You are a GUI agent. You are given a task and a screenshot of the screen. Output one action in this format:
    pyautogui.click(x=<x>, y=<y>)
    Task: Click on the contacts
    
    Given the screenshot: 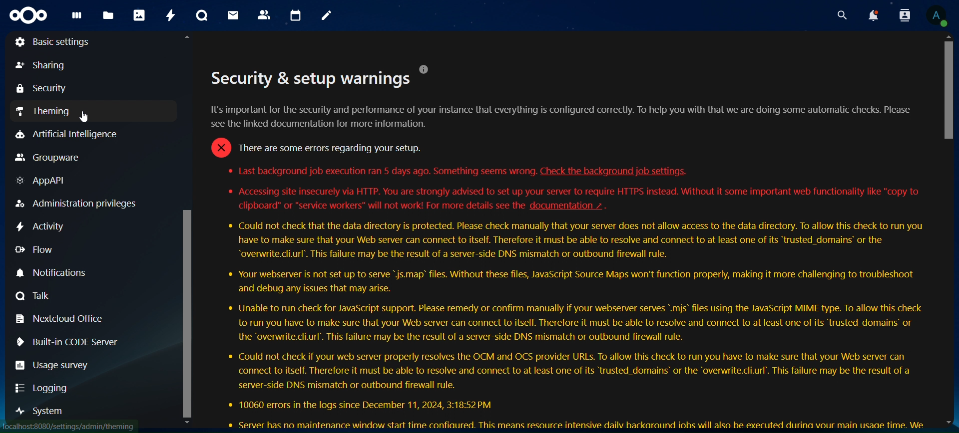 What is the action you would take?
    pyautogui.click(x=264, y=15)
    